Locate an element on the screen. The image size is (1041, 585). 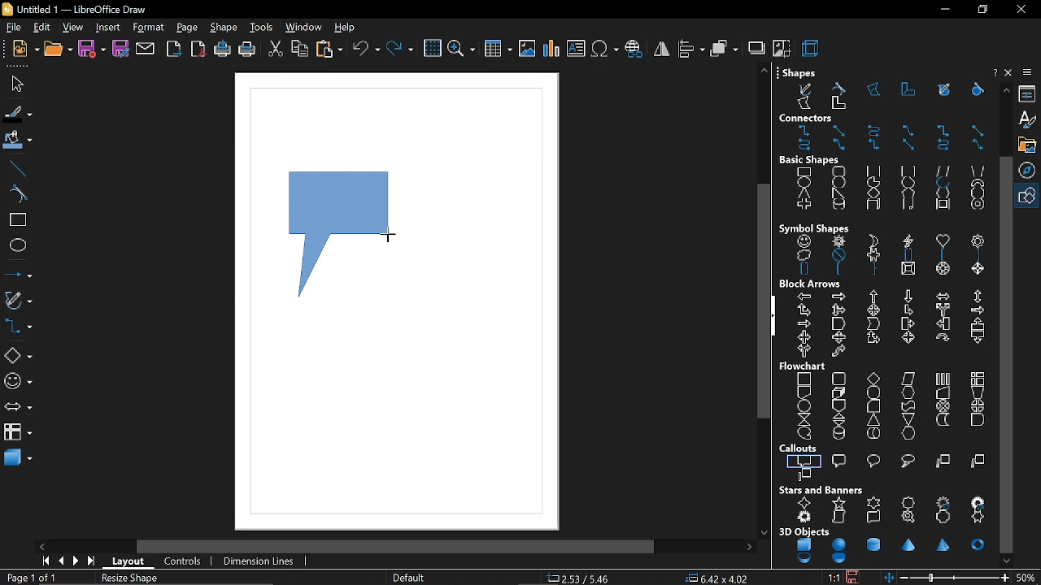
stars and banners is located at coordinates (822, 490).